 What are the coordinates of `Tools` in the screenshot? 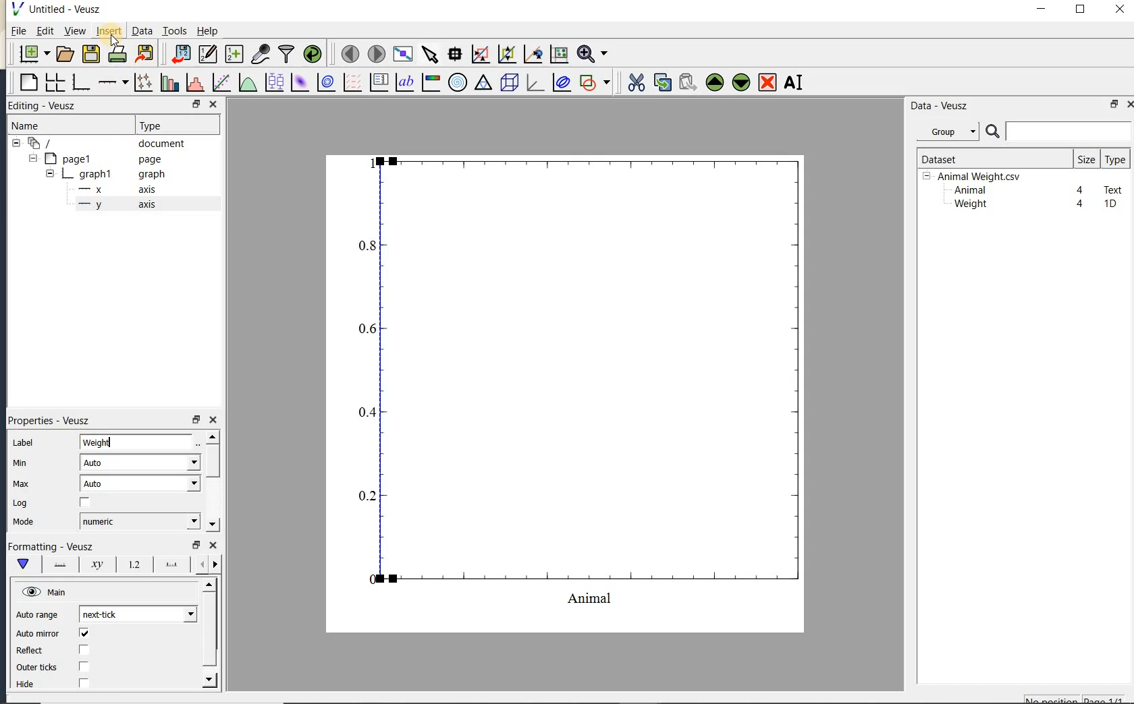 It's located at (175, 30).